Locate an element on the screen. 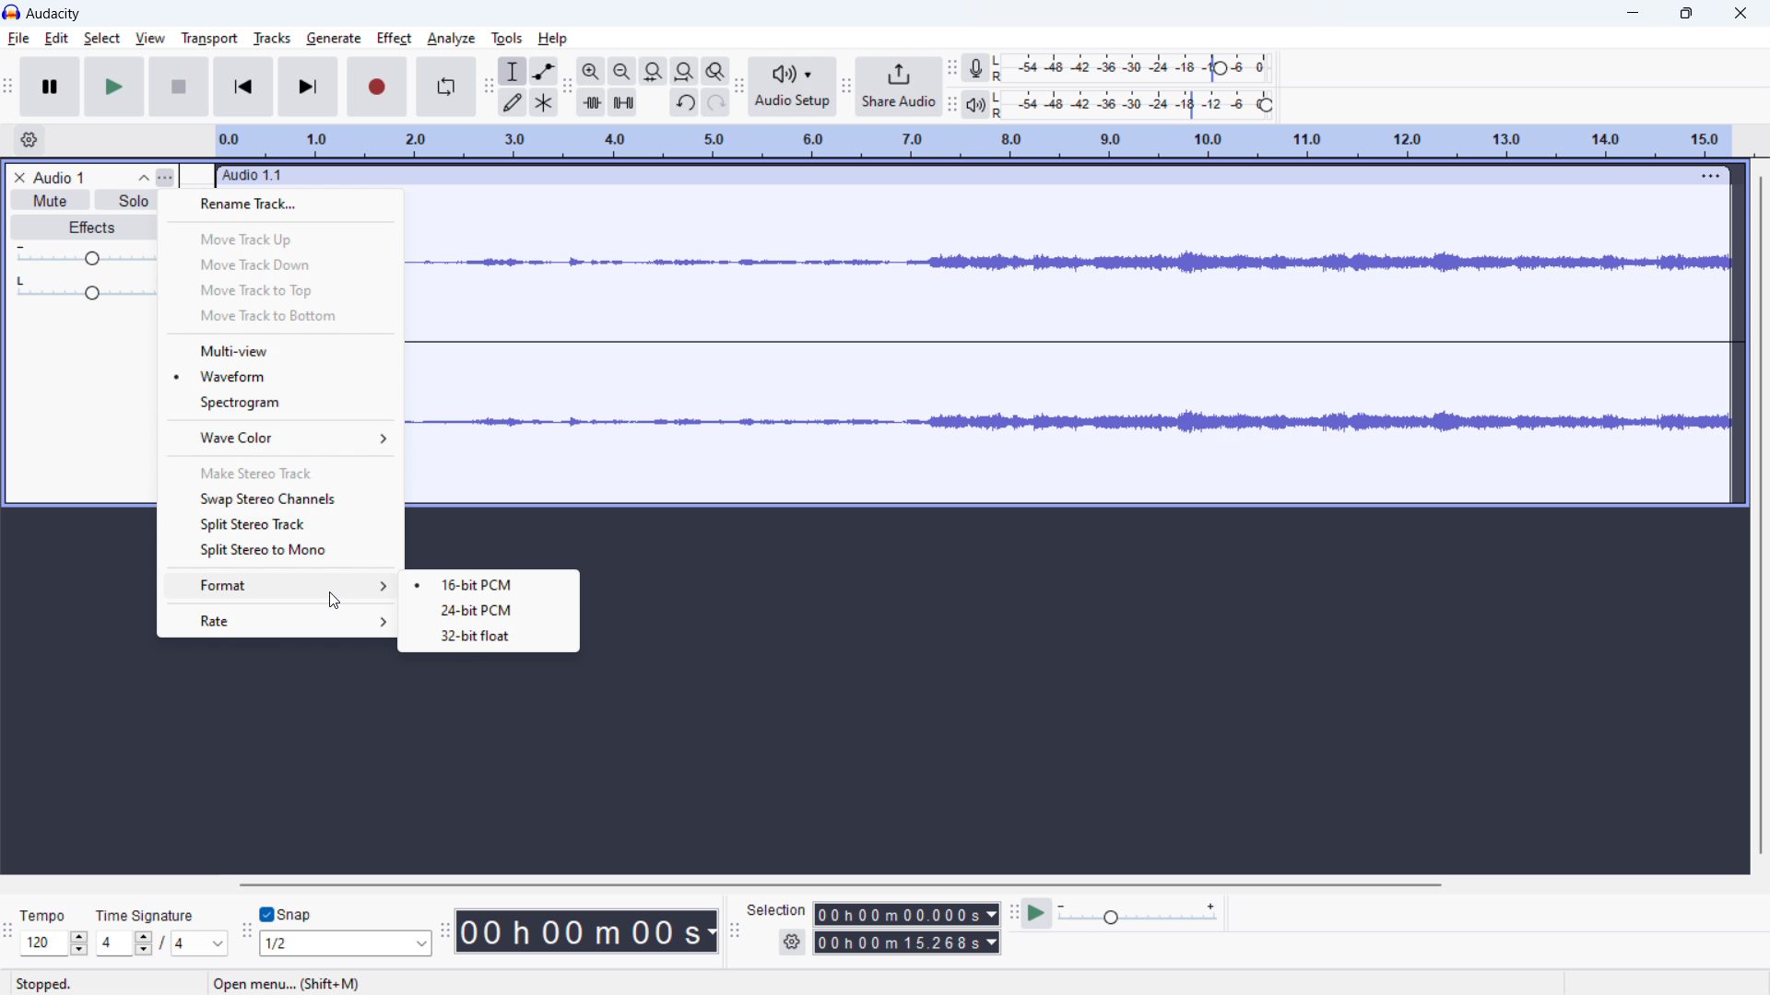  rename track is located at coordinates (281, 205).